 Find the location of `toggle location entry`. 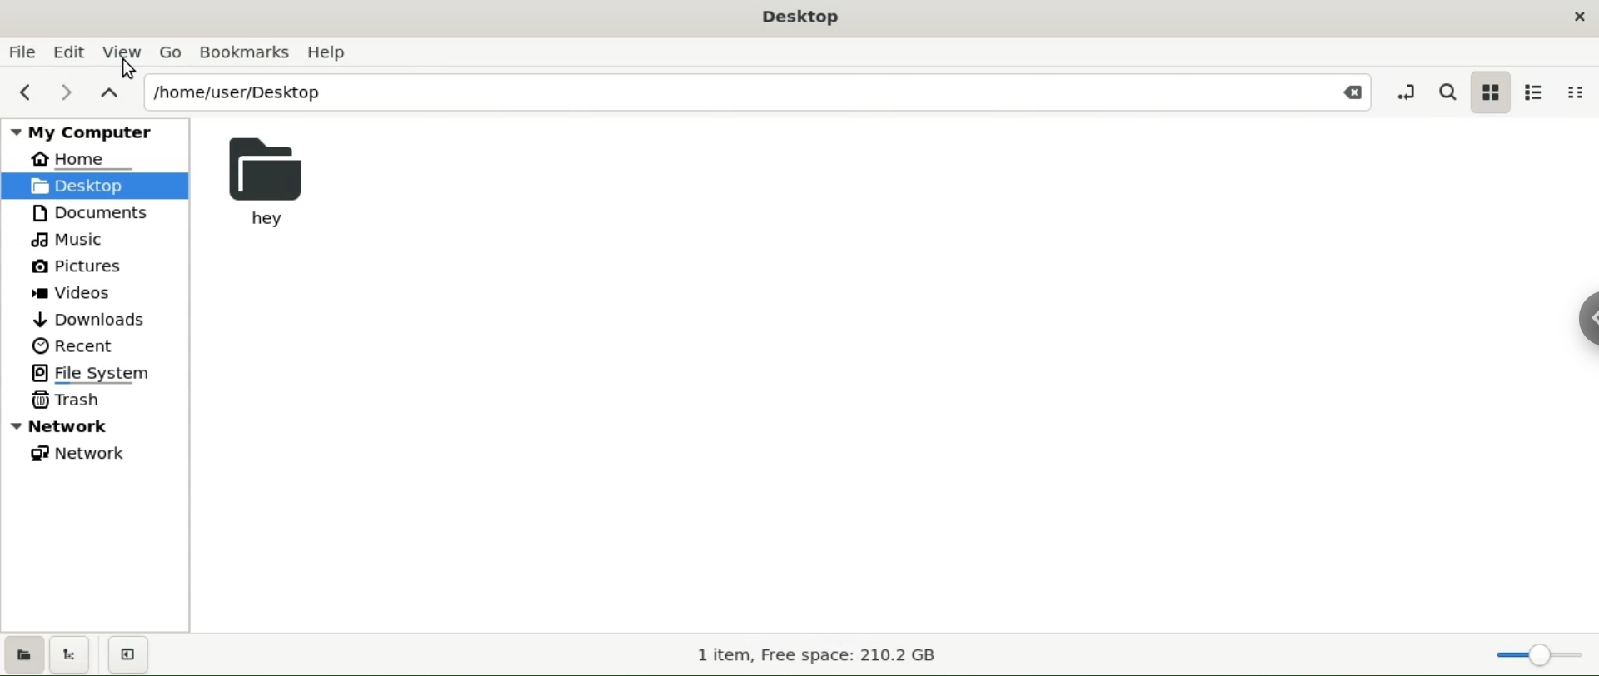

toggle location entry is located at coordinates (1407, 92).